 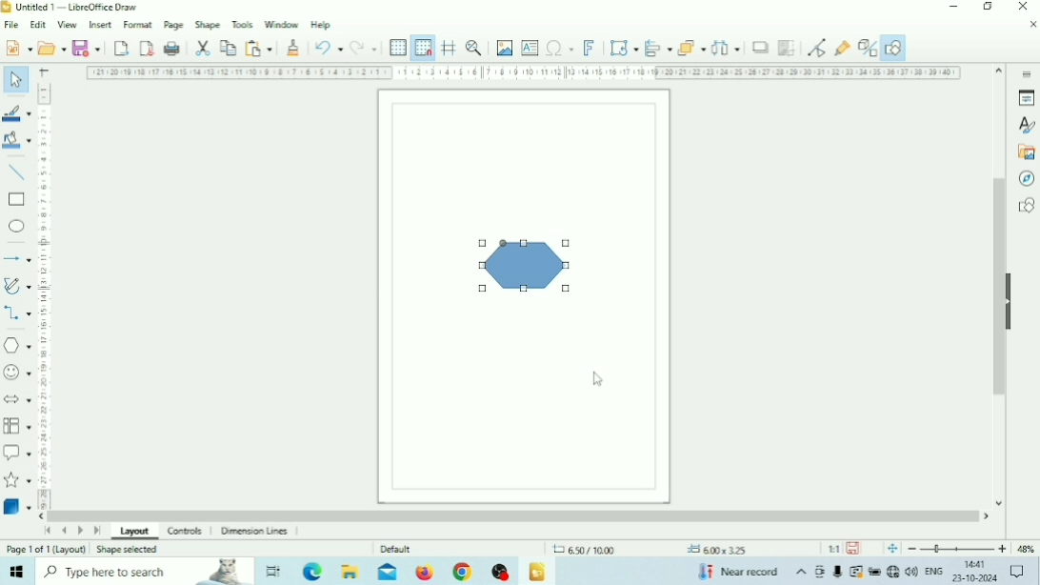 I want to click on Dimension Lines, so click(x=257, y=532).